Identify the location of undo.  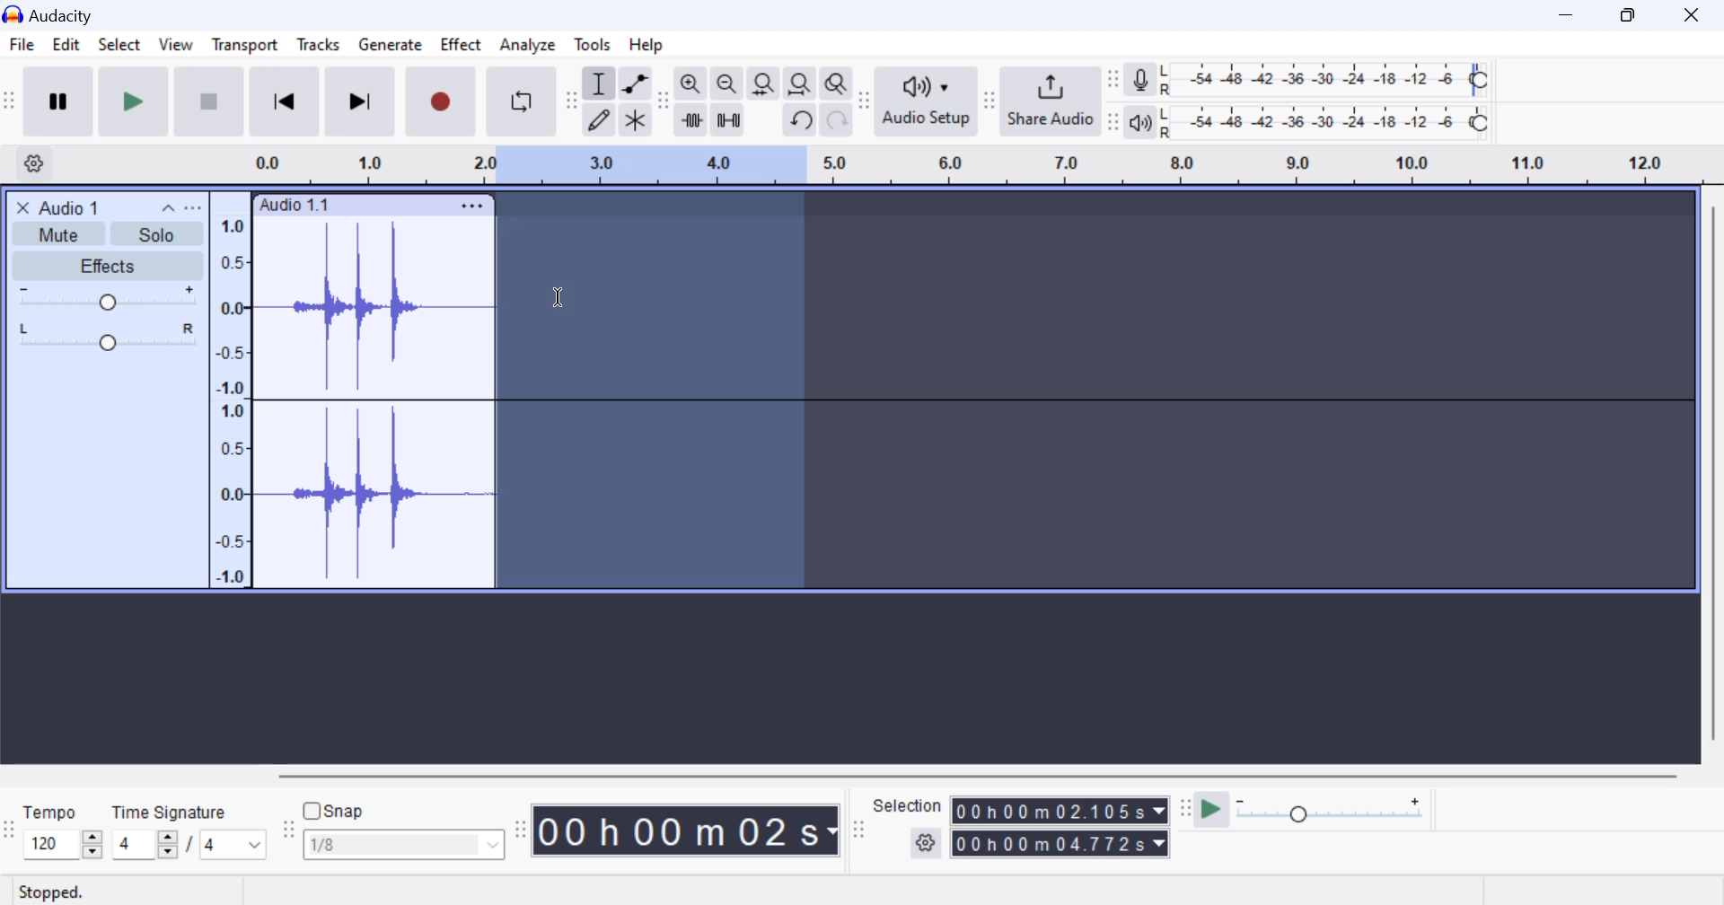
(802, 120).